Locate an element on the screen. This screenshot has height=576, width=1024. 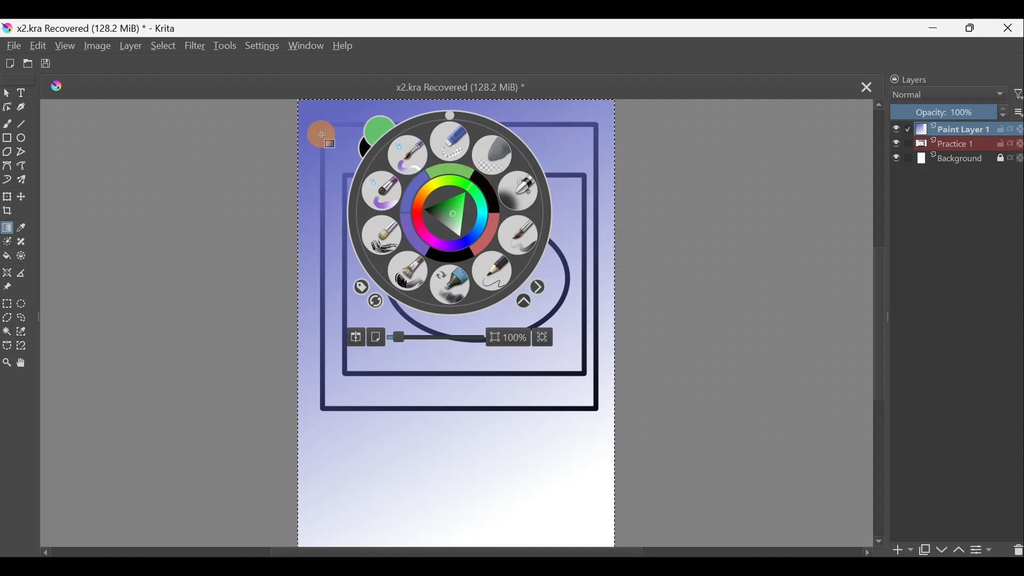
Fit canvas to view is located at coordinates (552, 337).